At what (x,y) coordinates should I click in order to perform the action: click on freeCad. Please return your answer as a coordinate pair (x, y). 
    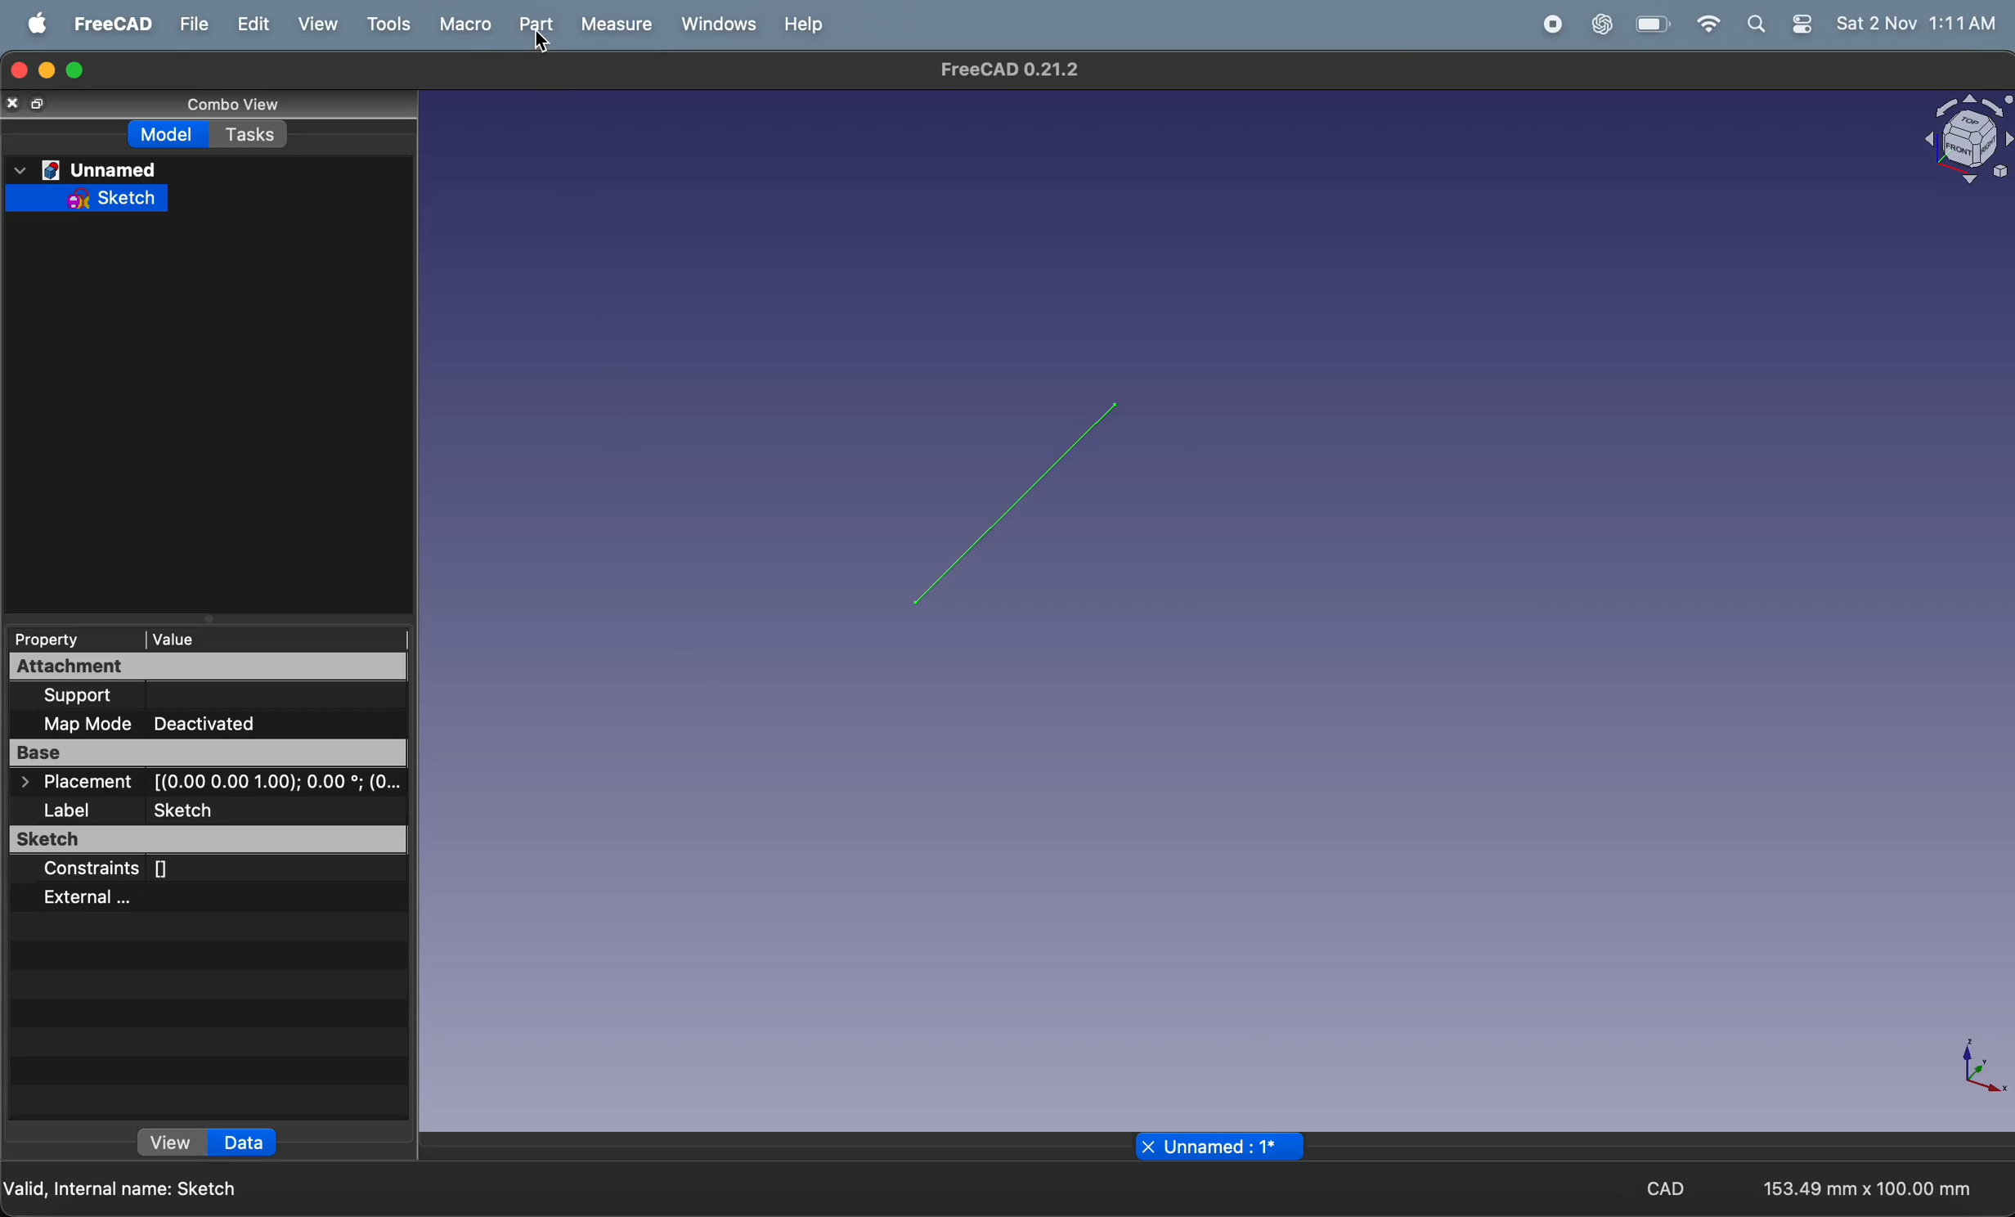
    Looking at the image, I should click on (106, 25).